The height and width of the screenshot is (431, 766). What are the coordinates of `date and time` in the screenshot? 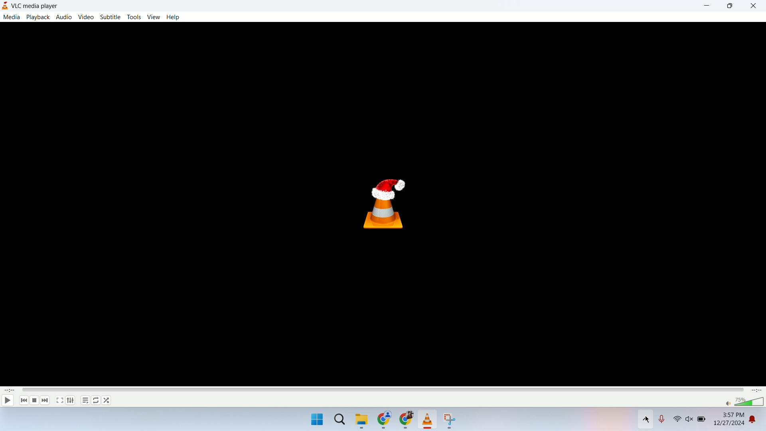 It's located at (728, 421).